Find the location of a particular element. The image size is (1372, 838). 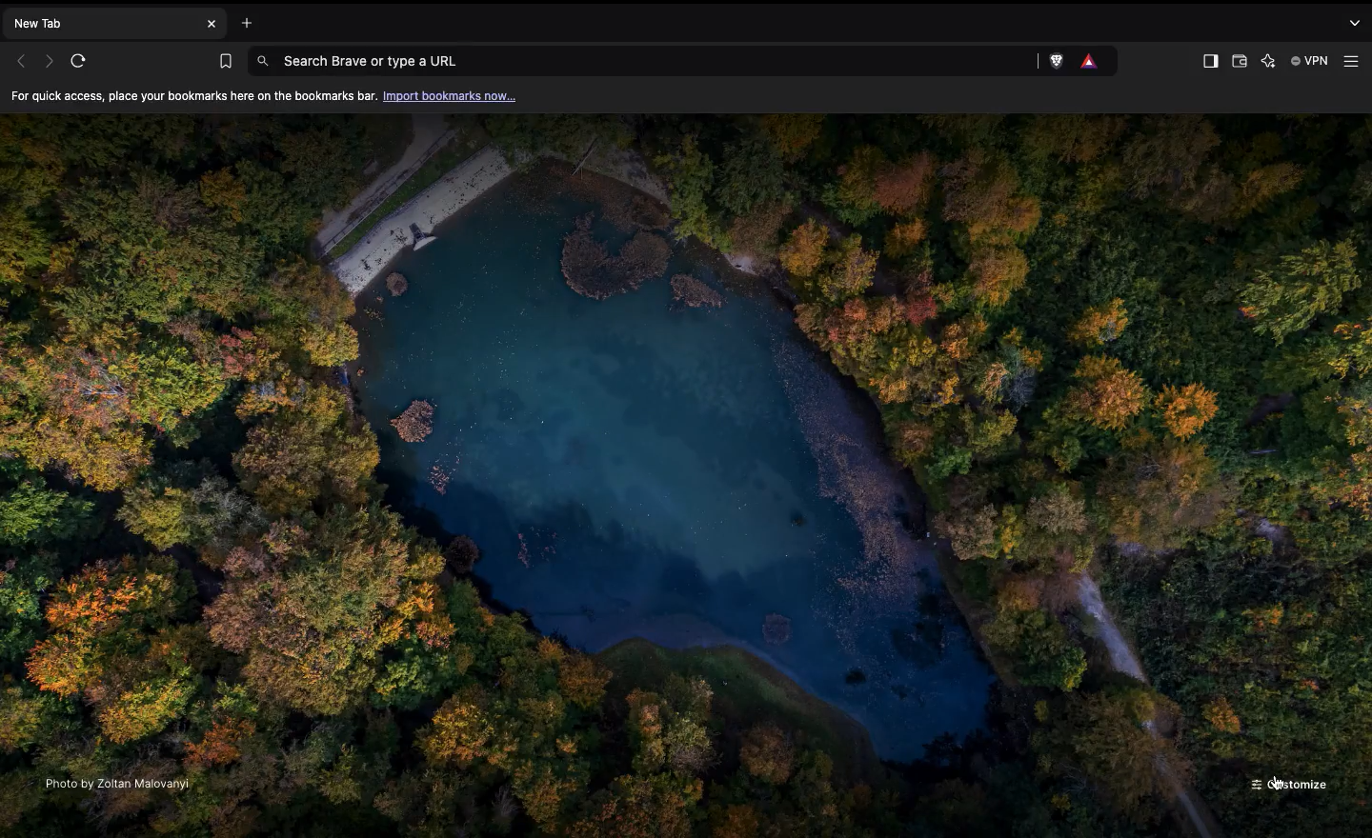

Next page is located at coordinates (51, 60).